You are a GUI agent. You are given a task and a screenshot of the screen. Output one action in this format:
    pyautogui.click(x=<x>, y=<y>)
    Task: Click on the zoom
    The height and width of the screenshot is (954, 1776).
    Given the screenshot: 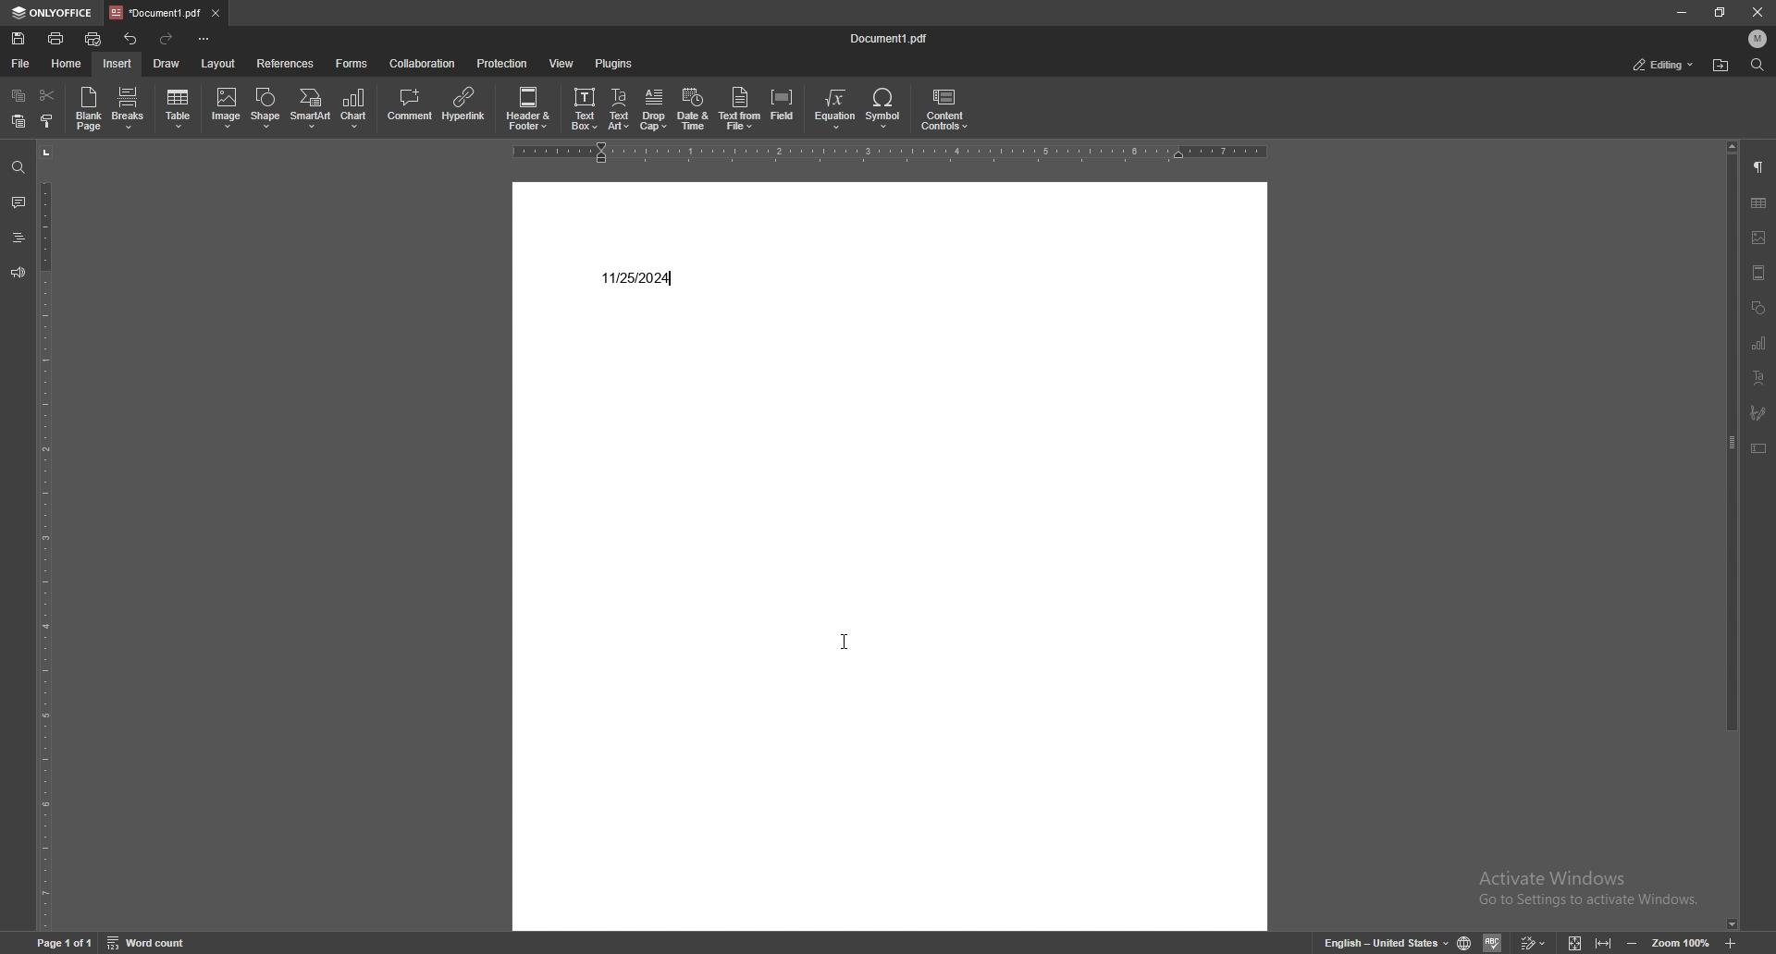 What is the action you would take?
    pyautogui.click(x=1681, y=941)
    